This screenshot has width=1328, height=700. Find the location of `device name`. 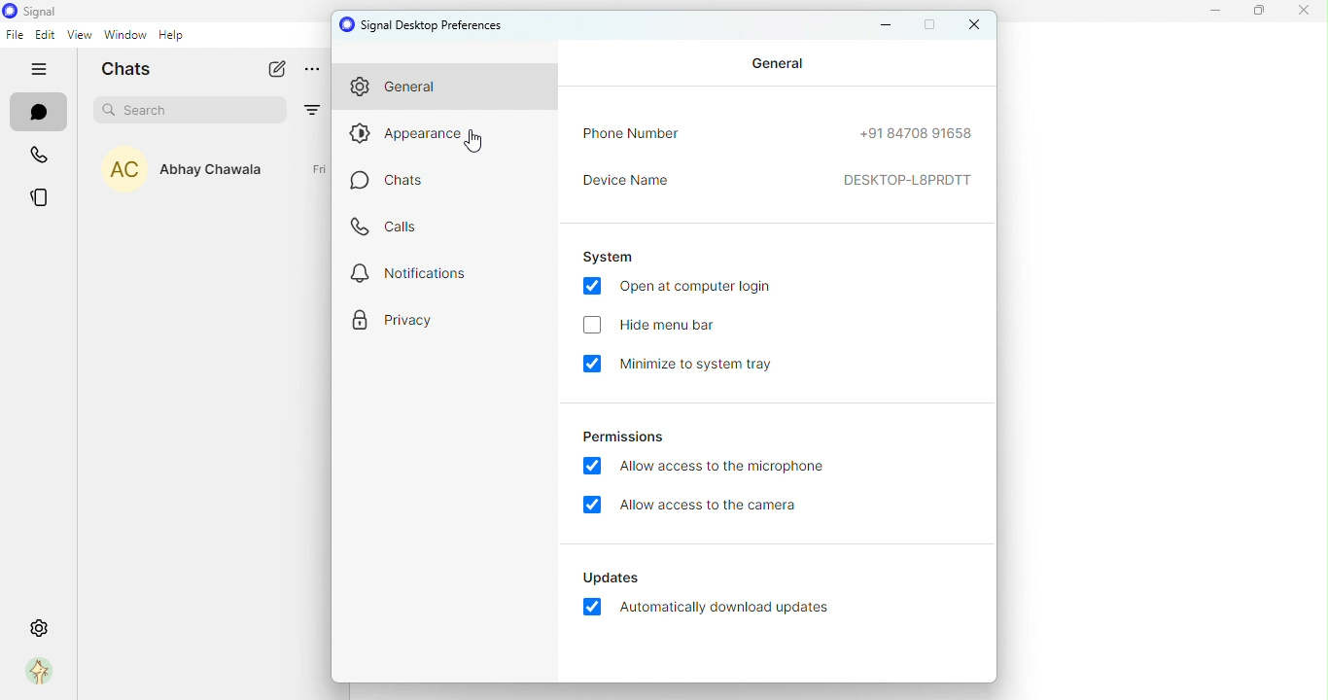

device name is located at coordinates (776, 184).